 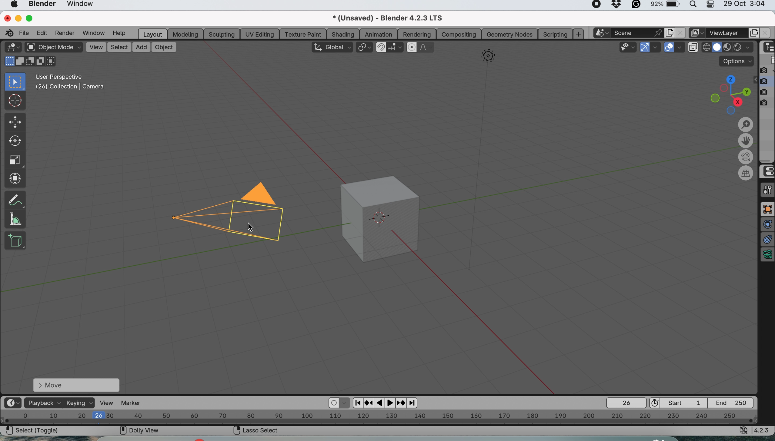 What do you see at coordinates (707, 45) in the screenshot?
I see `solid display` at bounding box center [707, 45].